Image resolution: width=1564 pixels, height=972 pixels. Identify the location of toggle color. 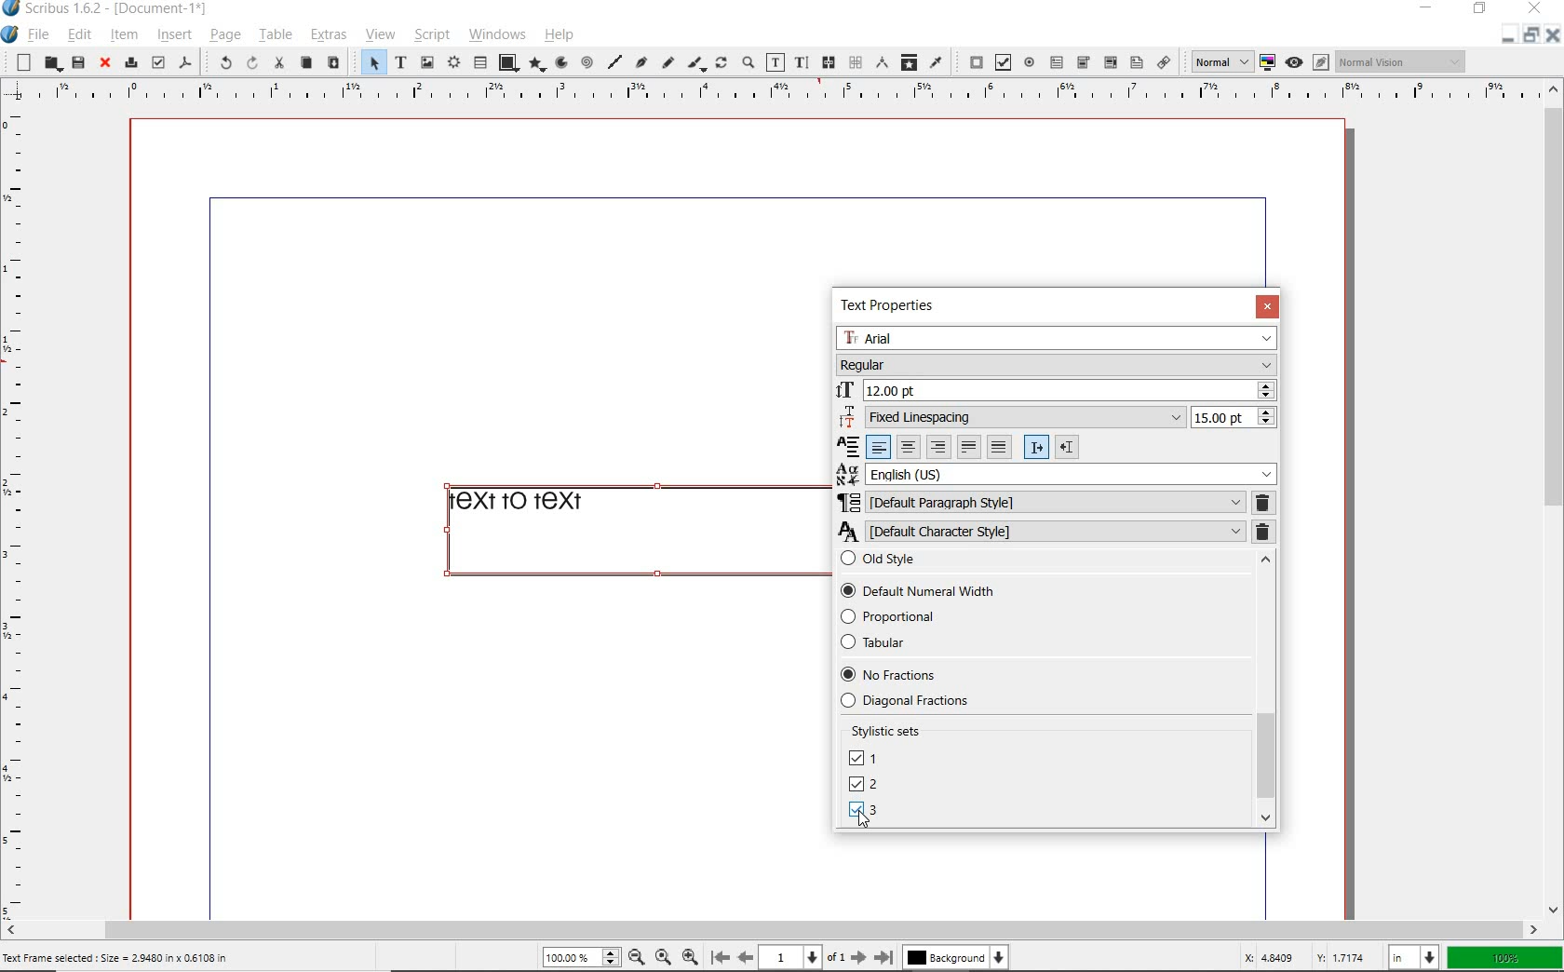
(1268, 63).